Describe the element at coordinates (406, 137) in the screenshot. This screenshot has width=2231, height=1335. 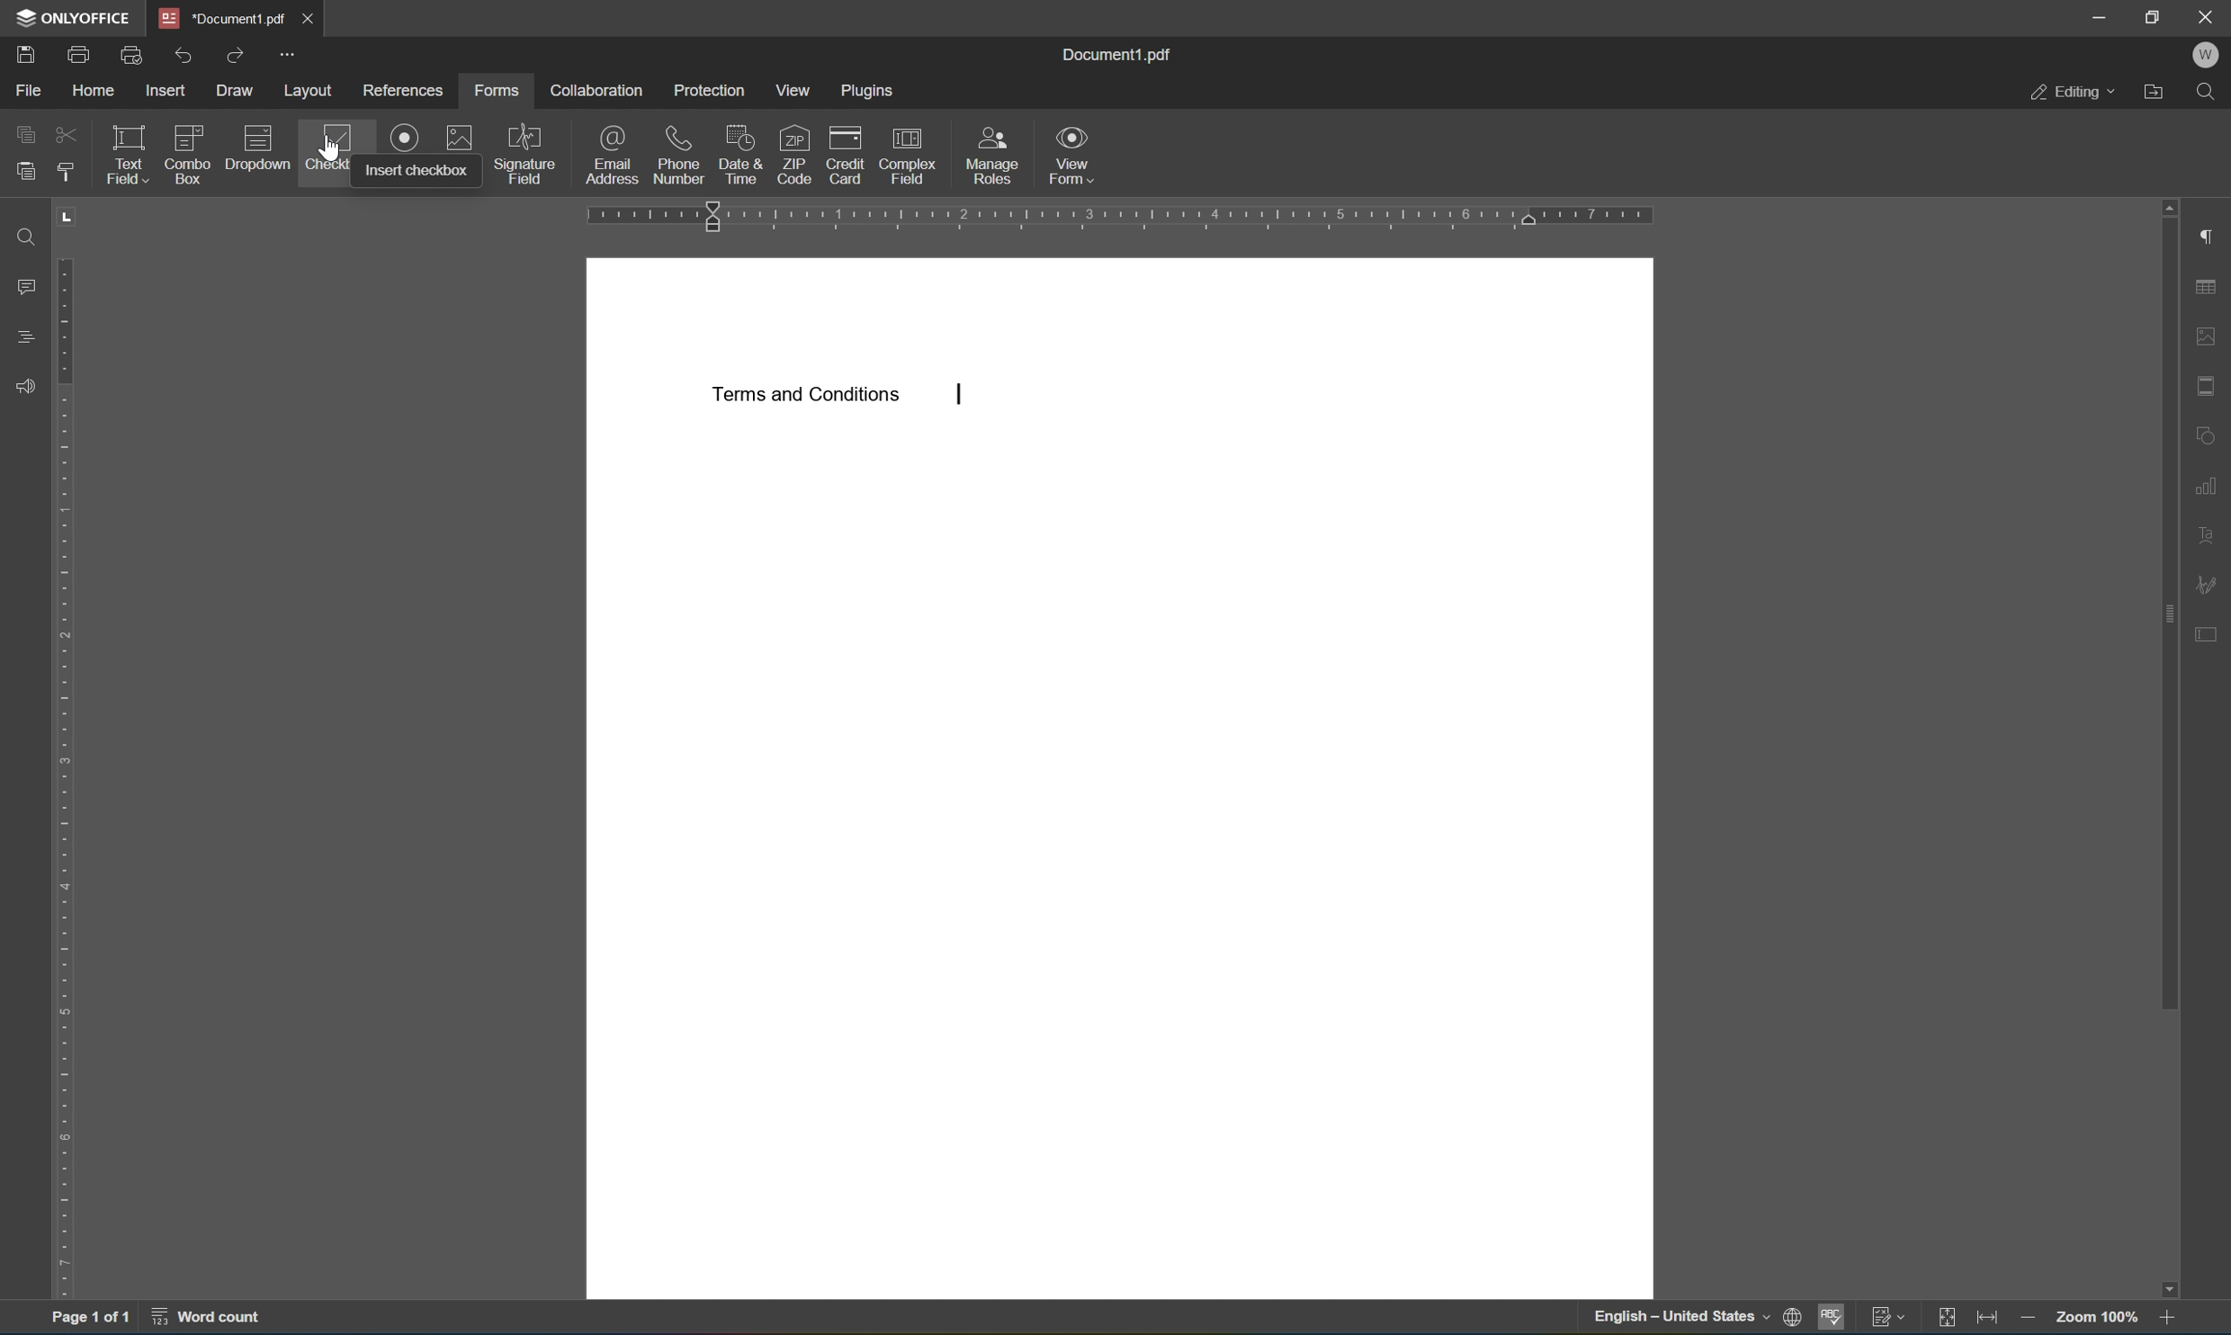
I see `icon` at that location.